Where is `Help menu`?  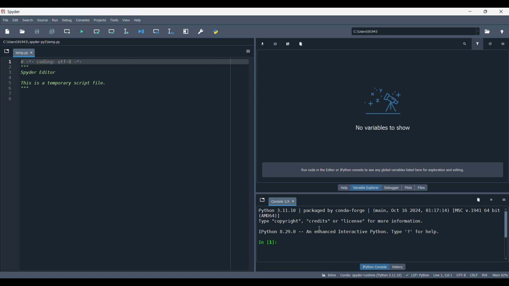
Help menu is located at coordinates (137, 20).